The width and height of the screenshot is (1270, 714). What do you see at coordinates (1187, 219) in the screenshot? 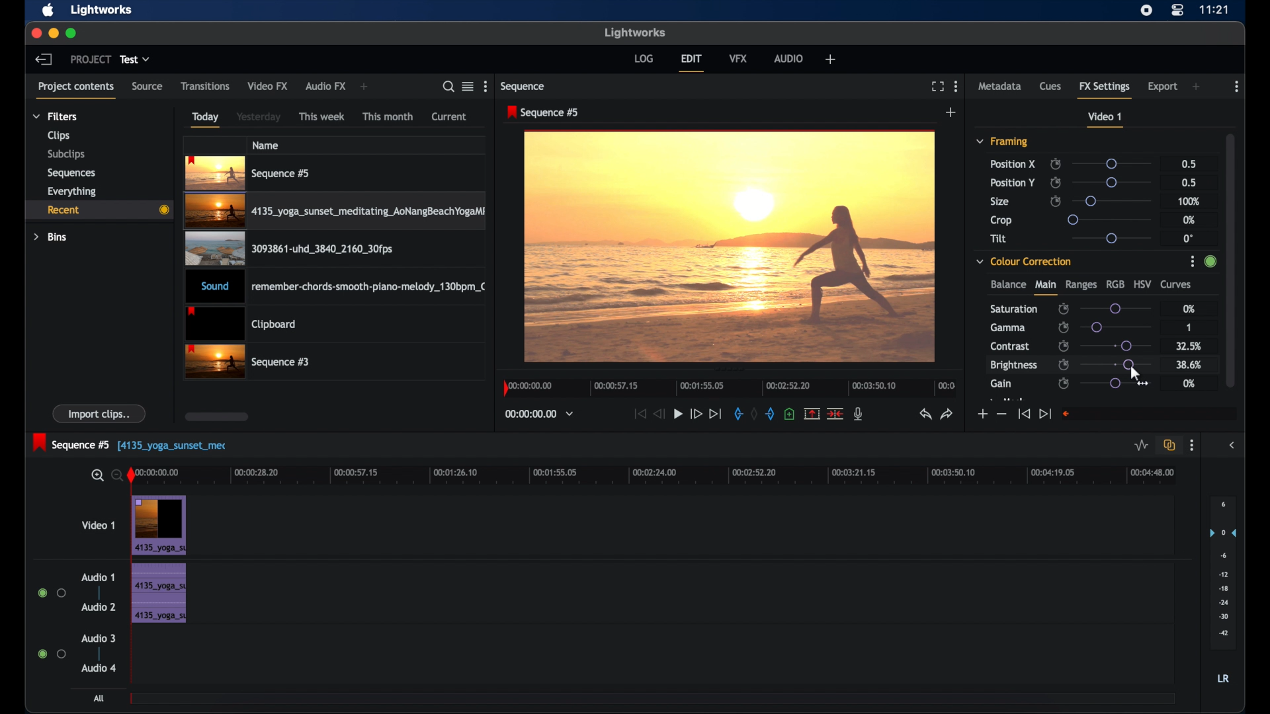
I see `0%` at bounding box center [1187, 219].